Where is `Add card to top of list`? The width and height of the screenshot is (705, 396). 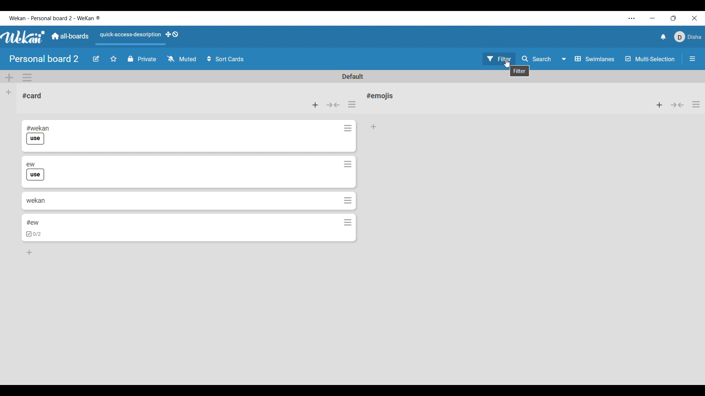
Add card to top of list is located at coordinates (315, 105).